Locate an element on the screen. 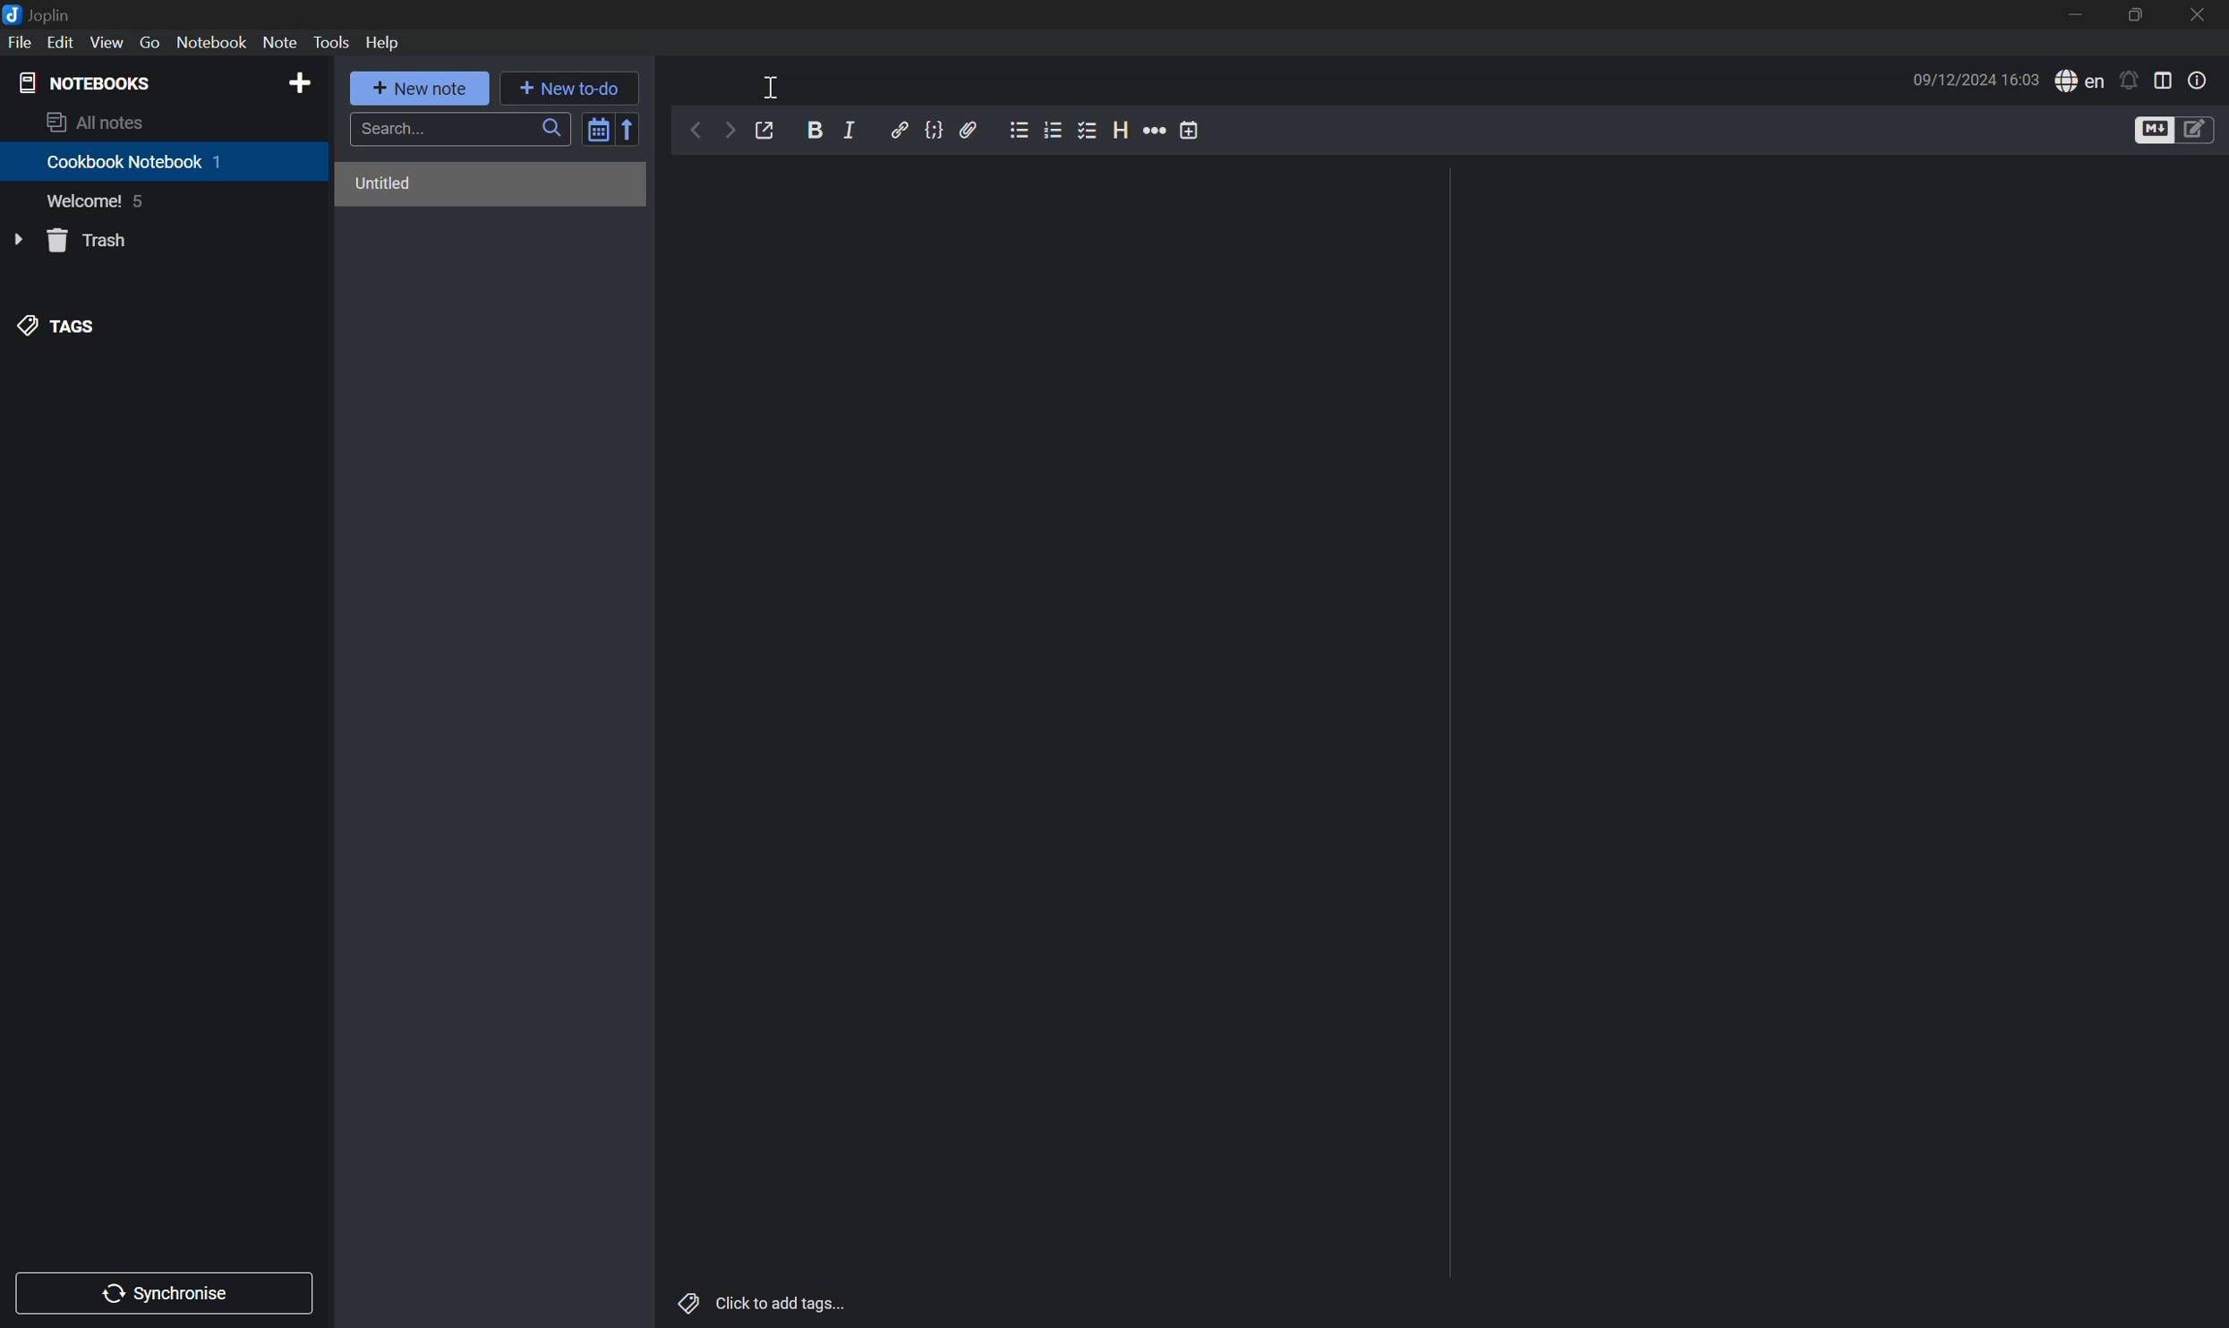 Image resolution: width=2229 pixels, height=1328 pixels. Set alarm is located at coordinates (2133, 79).